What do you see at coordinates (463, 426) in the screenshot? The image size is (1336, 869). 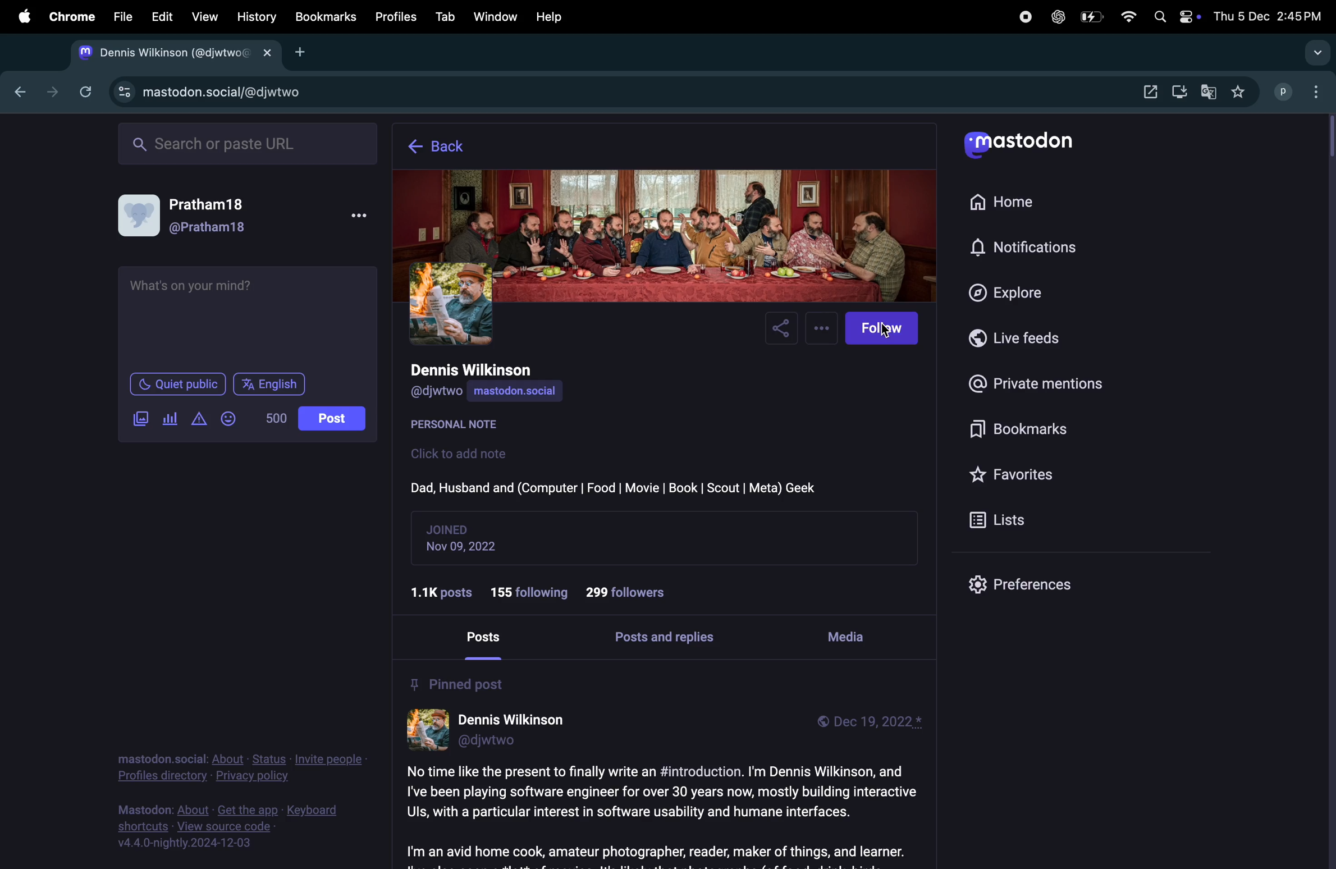 I see `personal note` at bounding box center [463, 426].